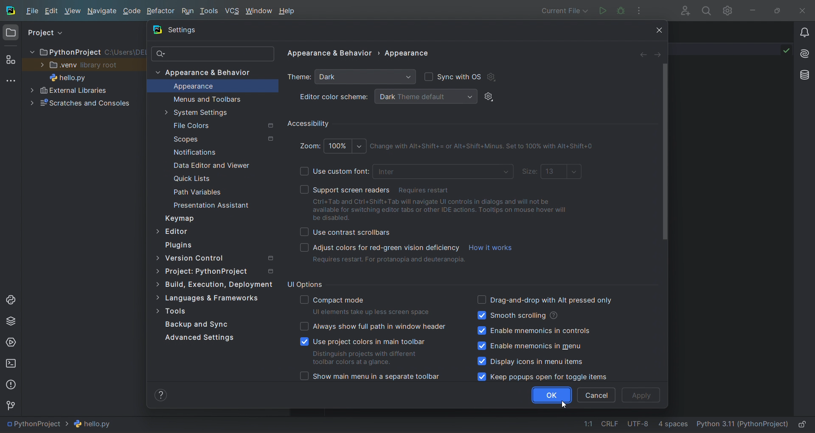  Describe the element at coordinates (643, 11) in the screenshot. I see `options` at that location.